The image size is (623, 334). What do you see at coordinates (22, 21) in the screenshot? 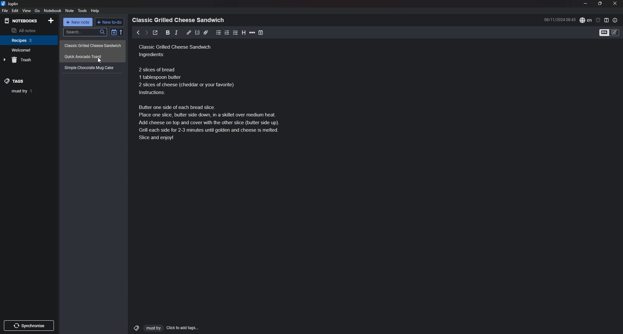
I see `notebooks` at bounding box center [22, 21].